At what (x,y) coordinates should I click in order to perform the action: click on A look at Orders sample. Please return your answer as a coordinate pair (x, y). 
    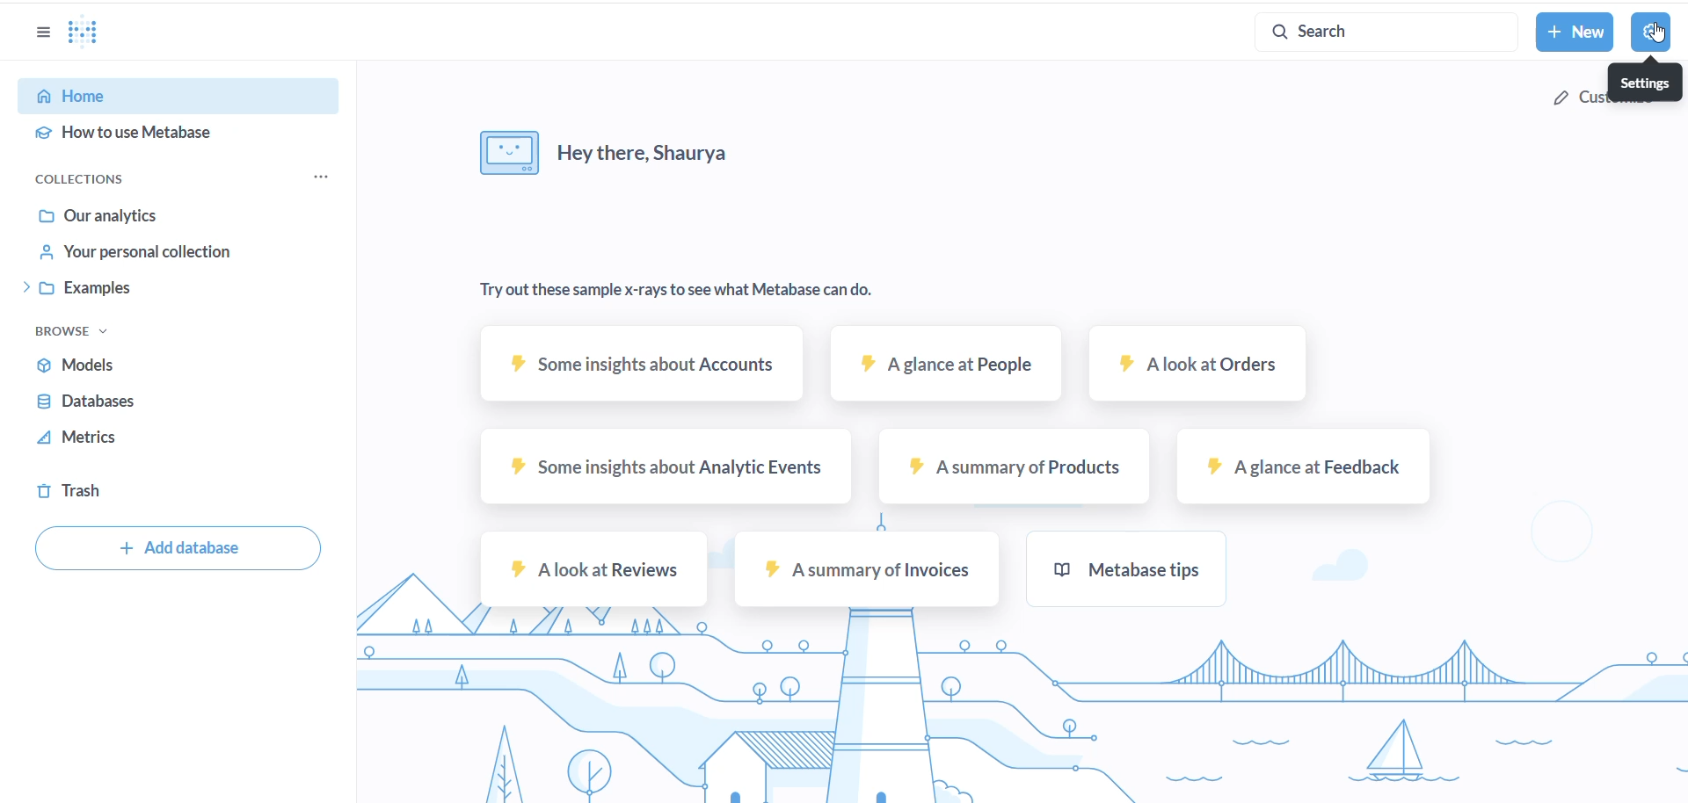
    Looking at the image, I should click on (1197, 366).